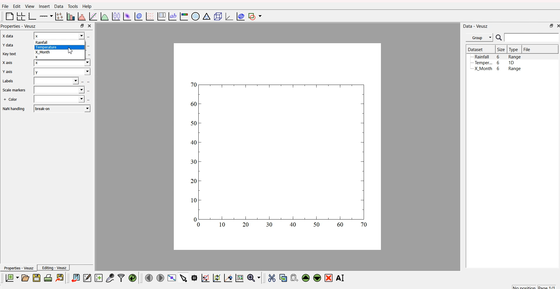 The height and width of the screenshot is (289, 560). Describe the element at coordinates (87, 6) in the screenshot. I see `Help` at that location.